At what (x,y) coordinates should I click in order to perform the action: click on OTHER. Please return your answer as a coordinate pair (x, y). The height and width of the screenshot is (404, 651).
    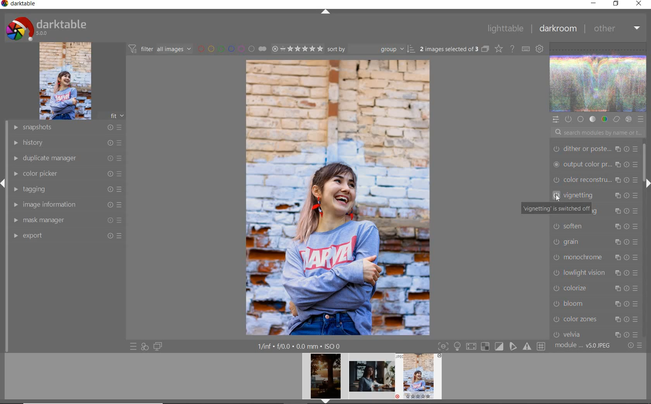
    Looking at the image, I should click on (617, 28).